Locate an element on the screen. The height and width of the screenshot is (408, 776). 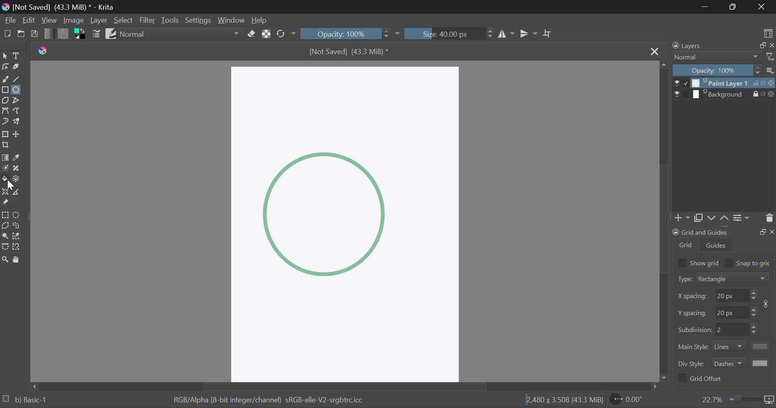
Bezier Curve is located at coordinates (5, 110).